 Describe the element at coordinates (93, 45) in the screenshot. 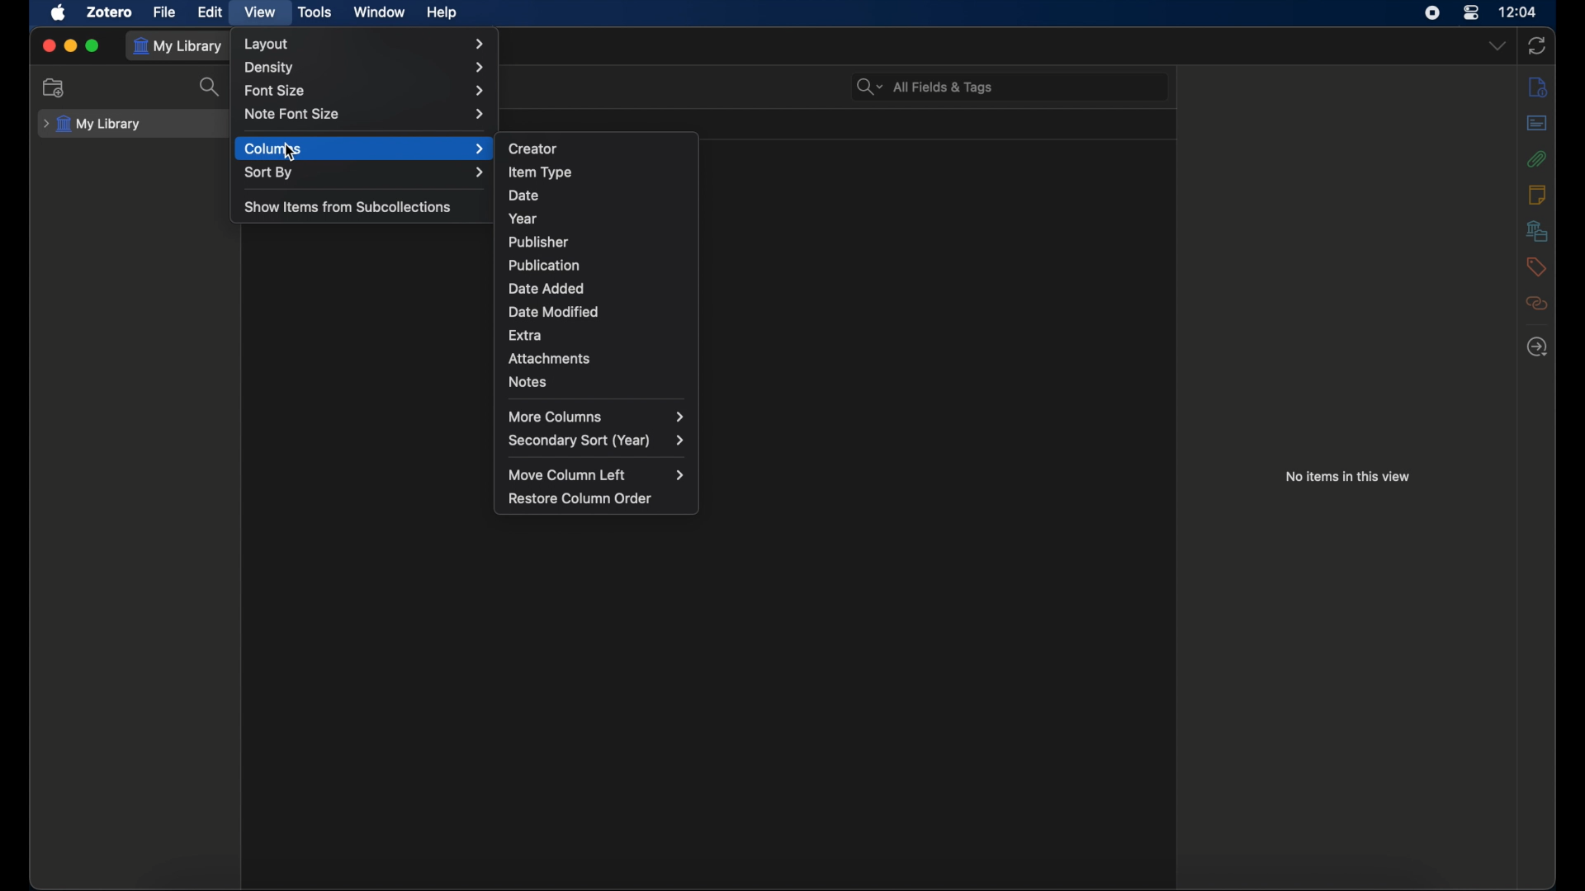

I see `maximize` at that location.